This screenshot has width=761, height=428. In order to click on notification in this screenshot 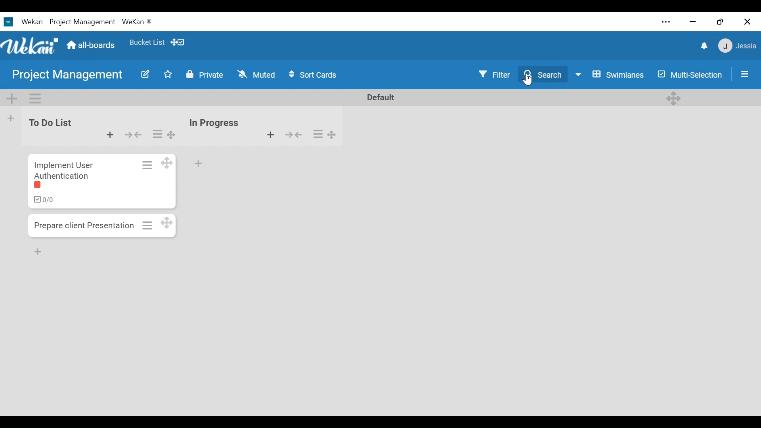, I will do `click(703, 46)`.